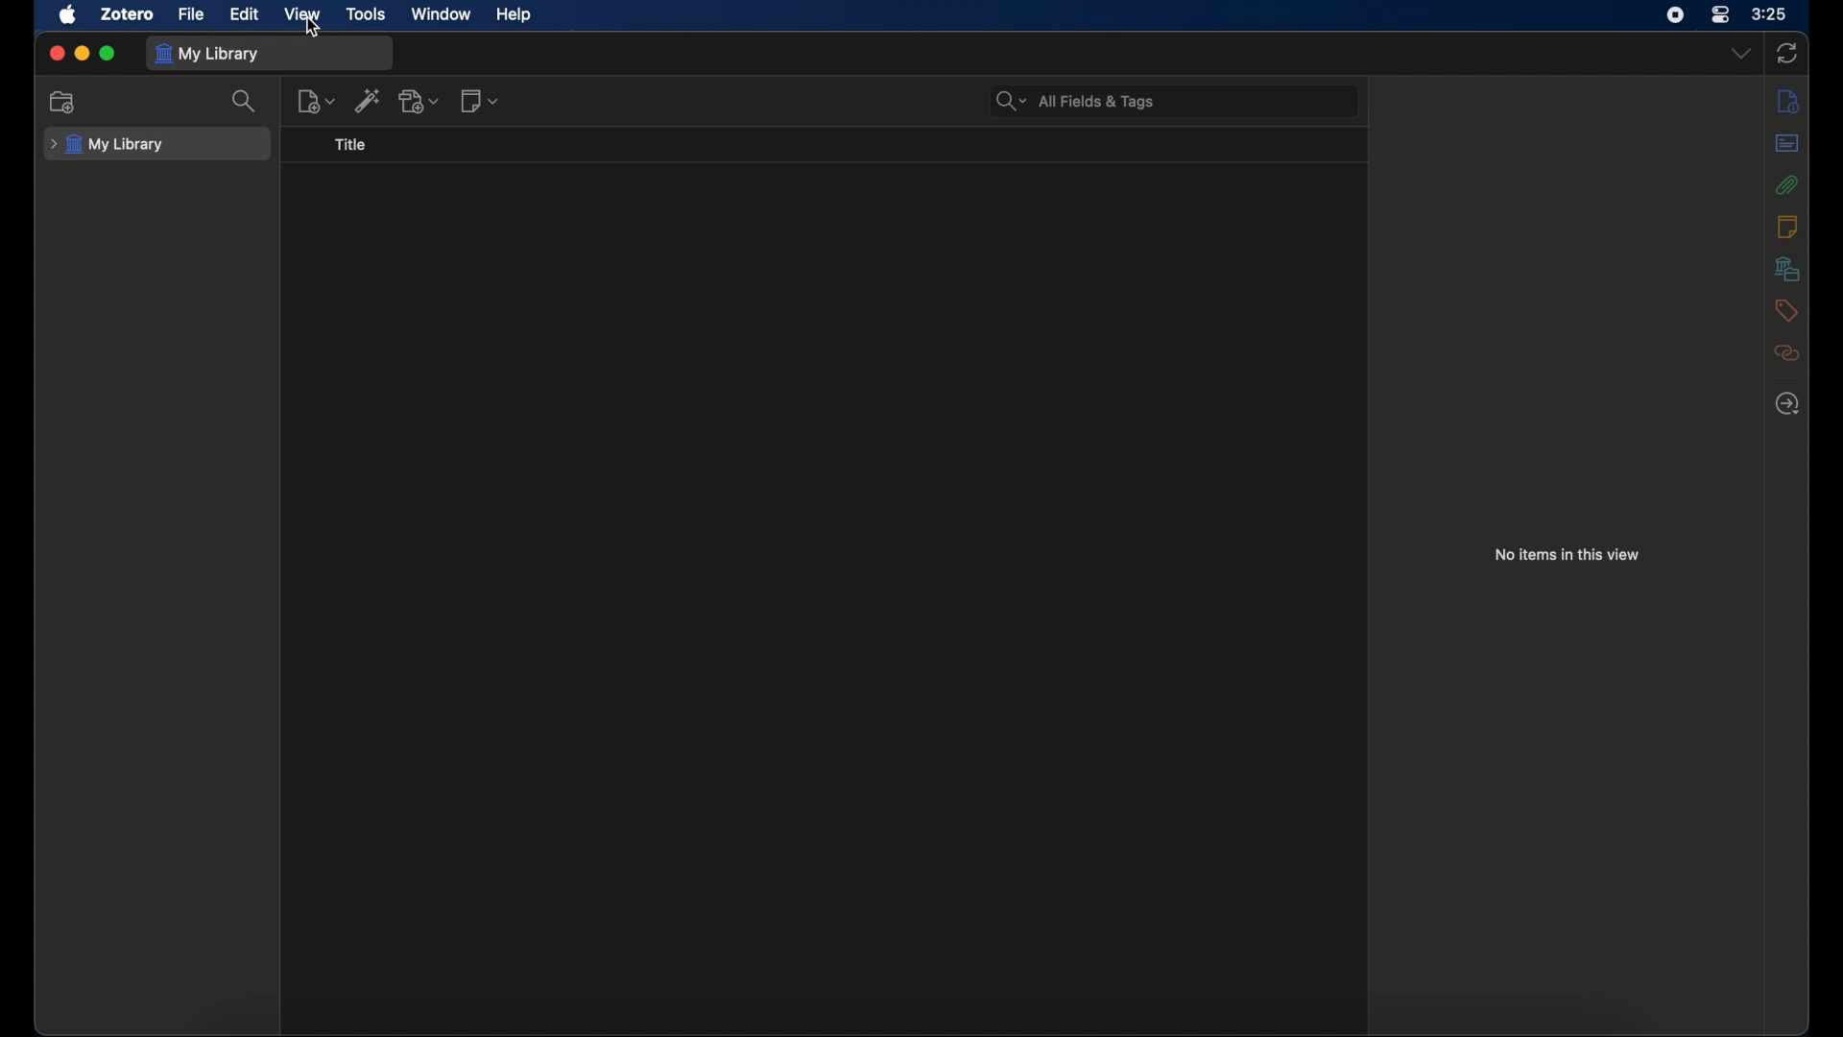  What do you see at coordinates (1772, 14) in the screenshot?
I see `time (3:25)` at bounding box center [1772, 14].